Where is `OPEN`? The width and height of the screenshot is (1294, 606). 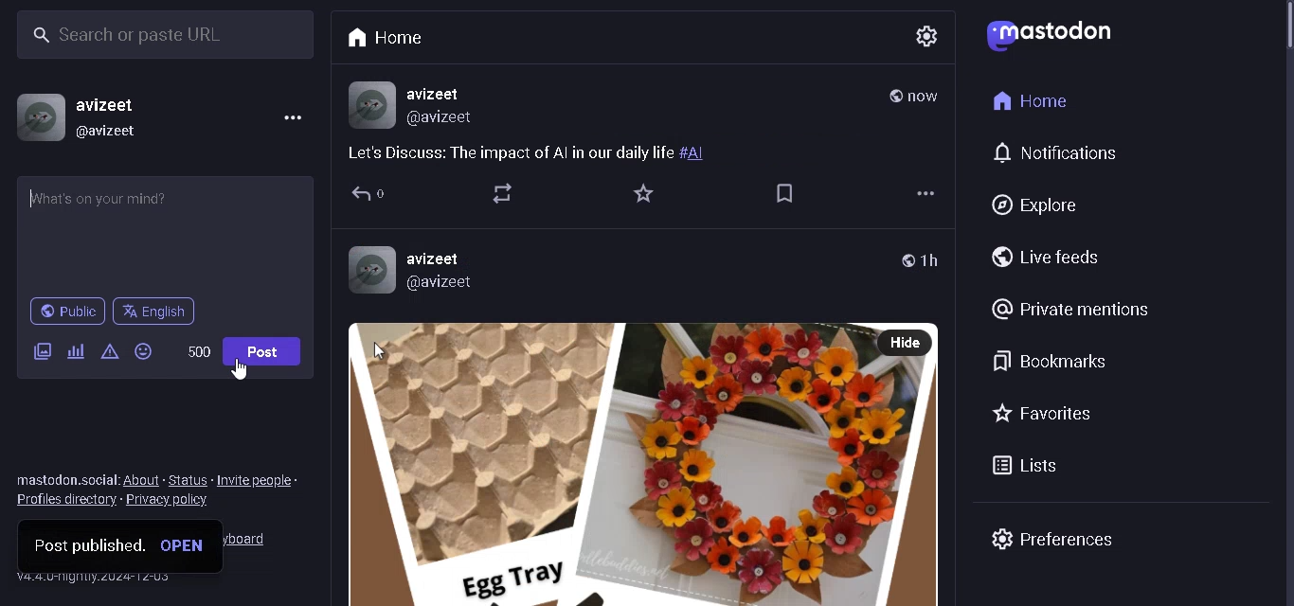 OPEN is located at coordinates (187, 544).